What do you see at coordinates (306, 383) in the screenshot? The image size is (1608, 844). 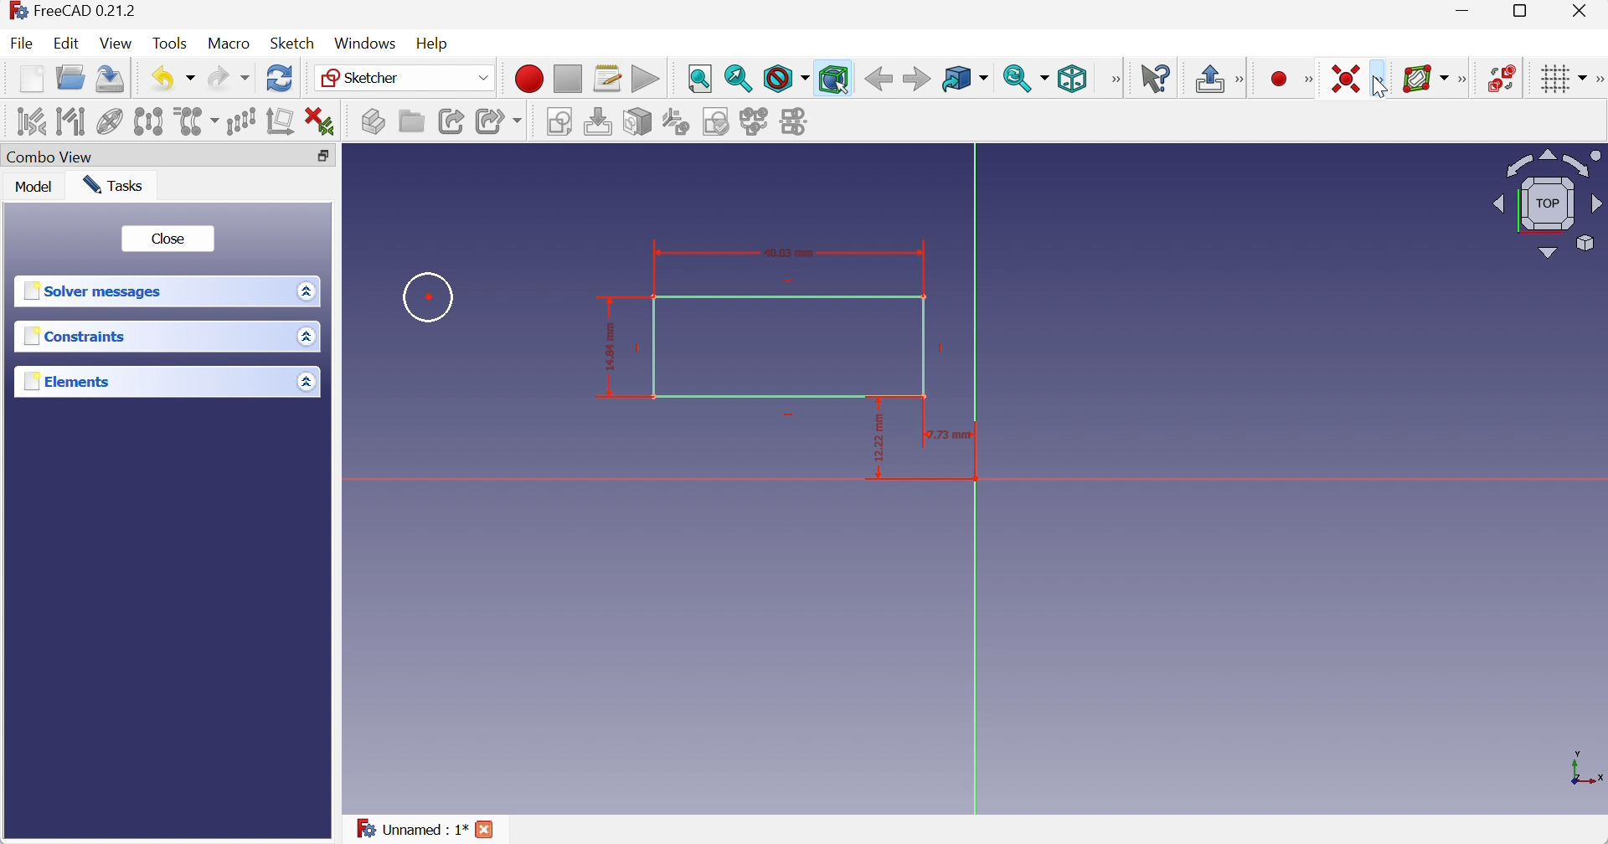 I see `Drop down` at bounding box center [306, 383].